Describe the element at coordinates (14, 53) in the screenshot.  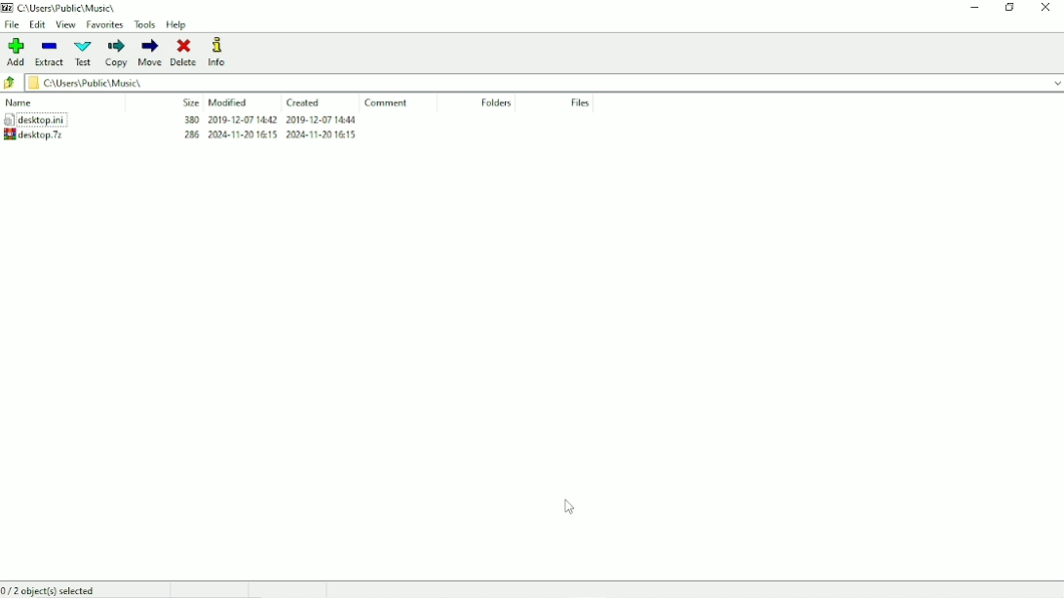
I see `Add` at that location.